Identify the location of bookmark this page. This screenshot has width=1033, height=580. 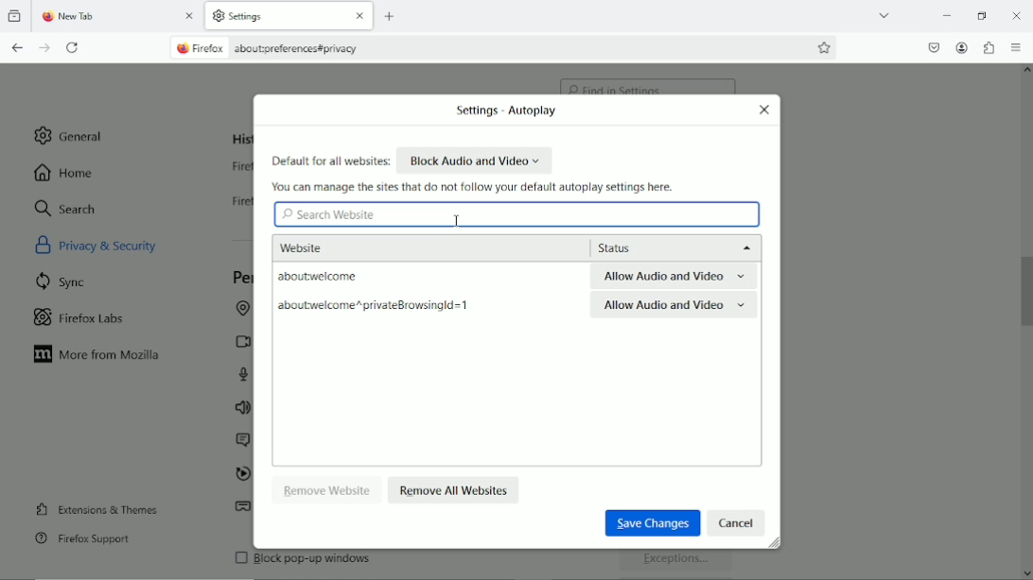
(825, 47).